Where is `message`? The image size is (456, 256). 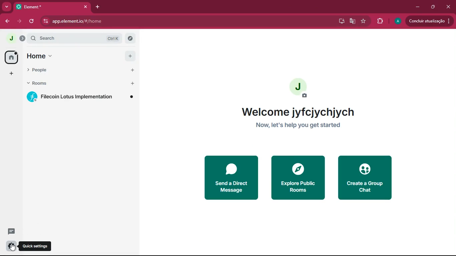 message is located at coordinates (11, 231).